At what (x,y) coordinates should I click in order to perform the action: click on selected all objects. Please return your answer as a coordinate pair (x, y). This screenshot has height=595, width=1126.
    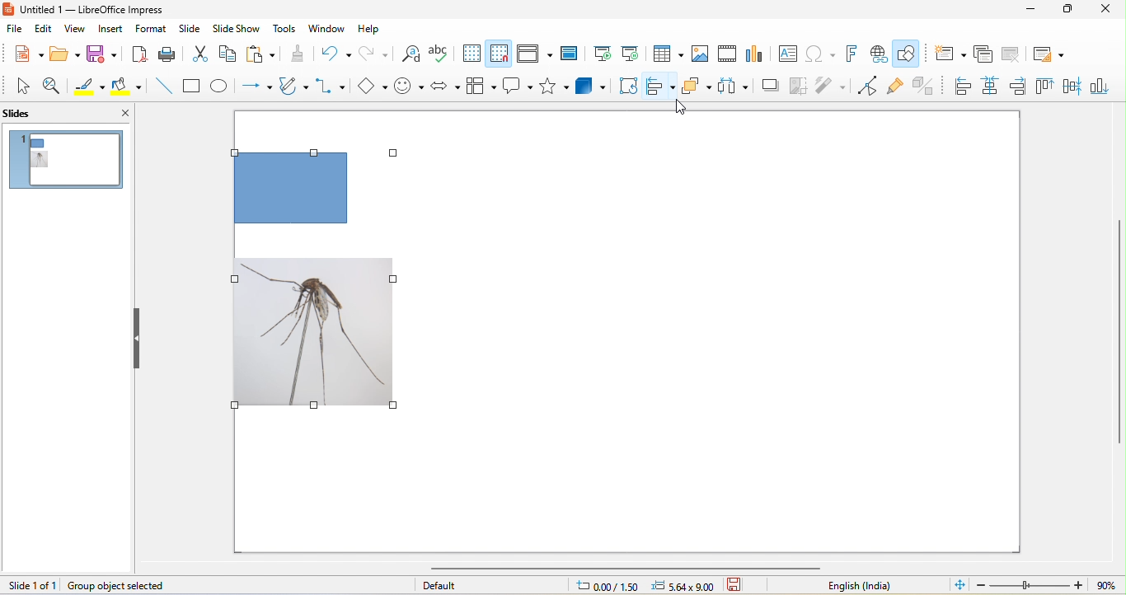
    Looking at the image, I should click on (326, 276).